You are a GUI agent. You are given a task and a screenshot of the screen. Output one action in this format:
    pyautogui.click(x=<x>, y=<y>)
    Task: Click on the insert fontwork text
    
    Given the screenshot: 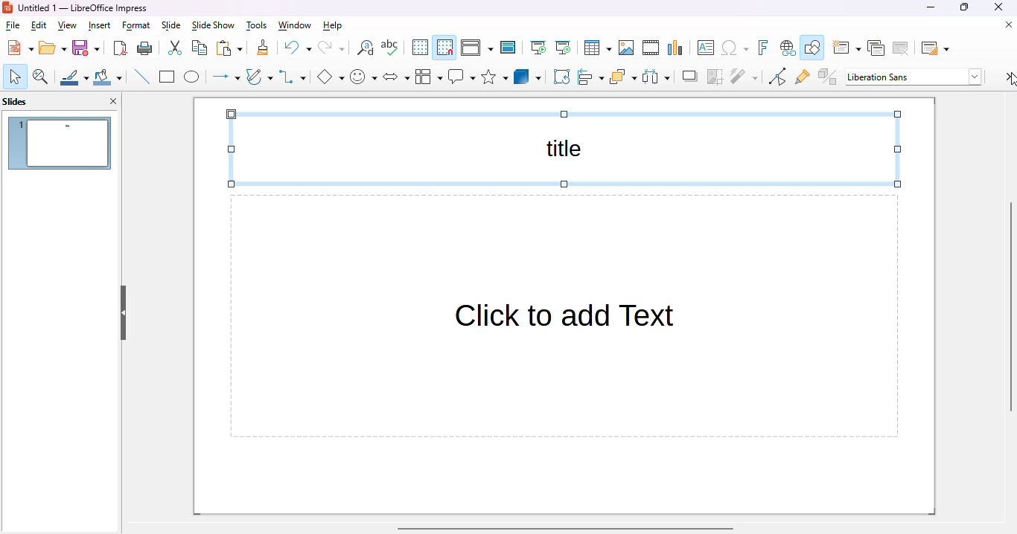 What is the action you would take?
    pyautogui.click(x=764, y=47)
    